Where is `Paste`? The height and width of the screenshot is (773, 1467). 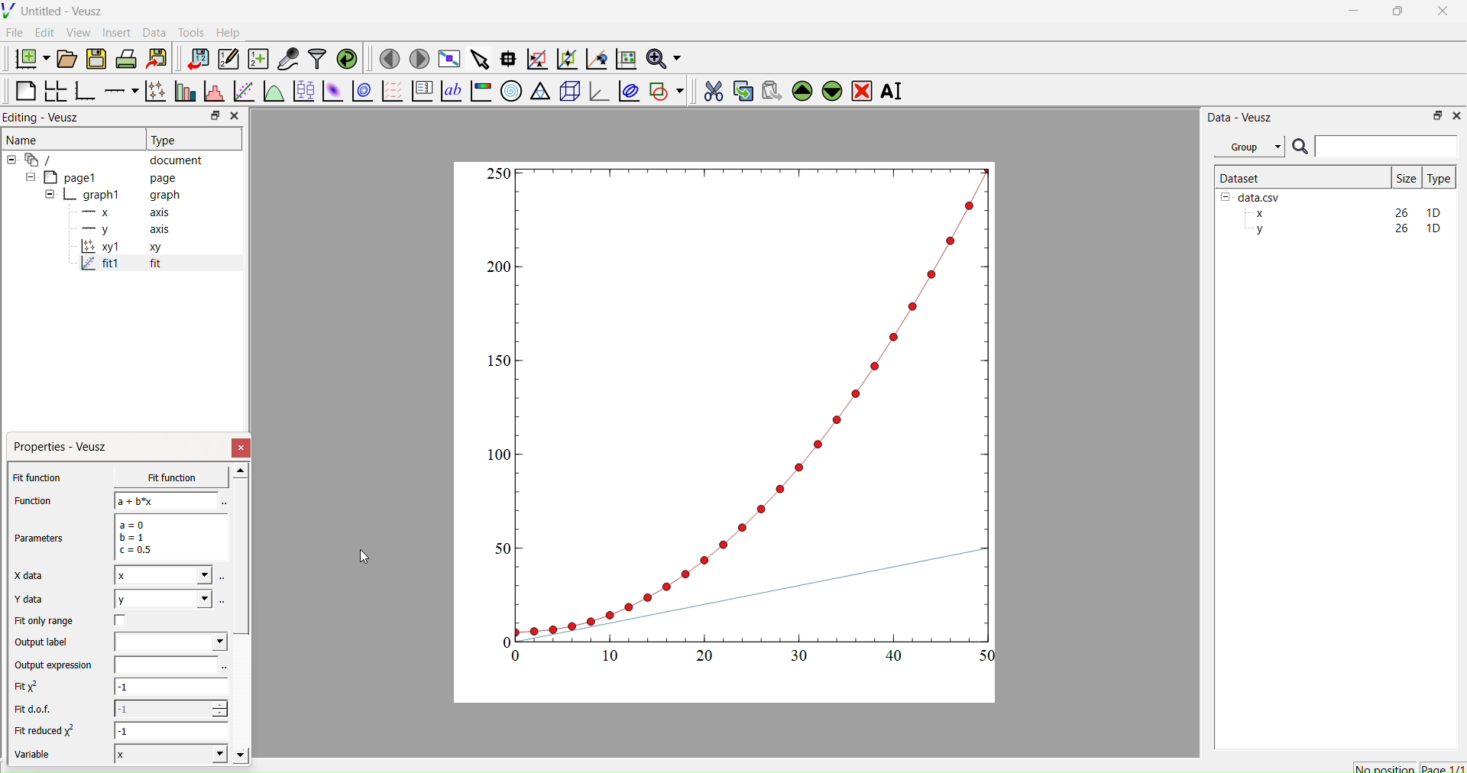 Paste is located at coordinates (769, 89).